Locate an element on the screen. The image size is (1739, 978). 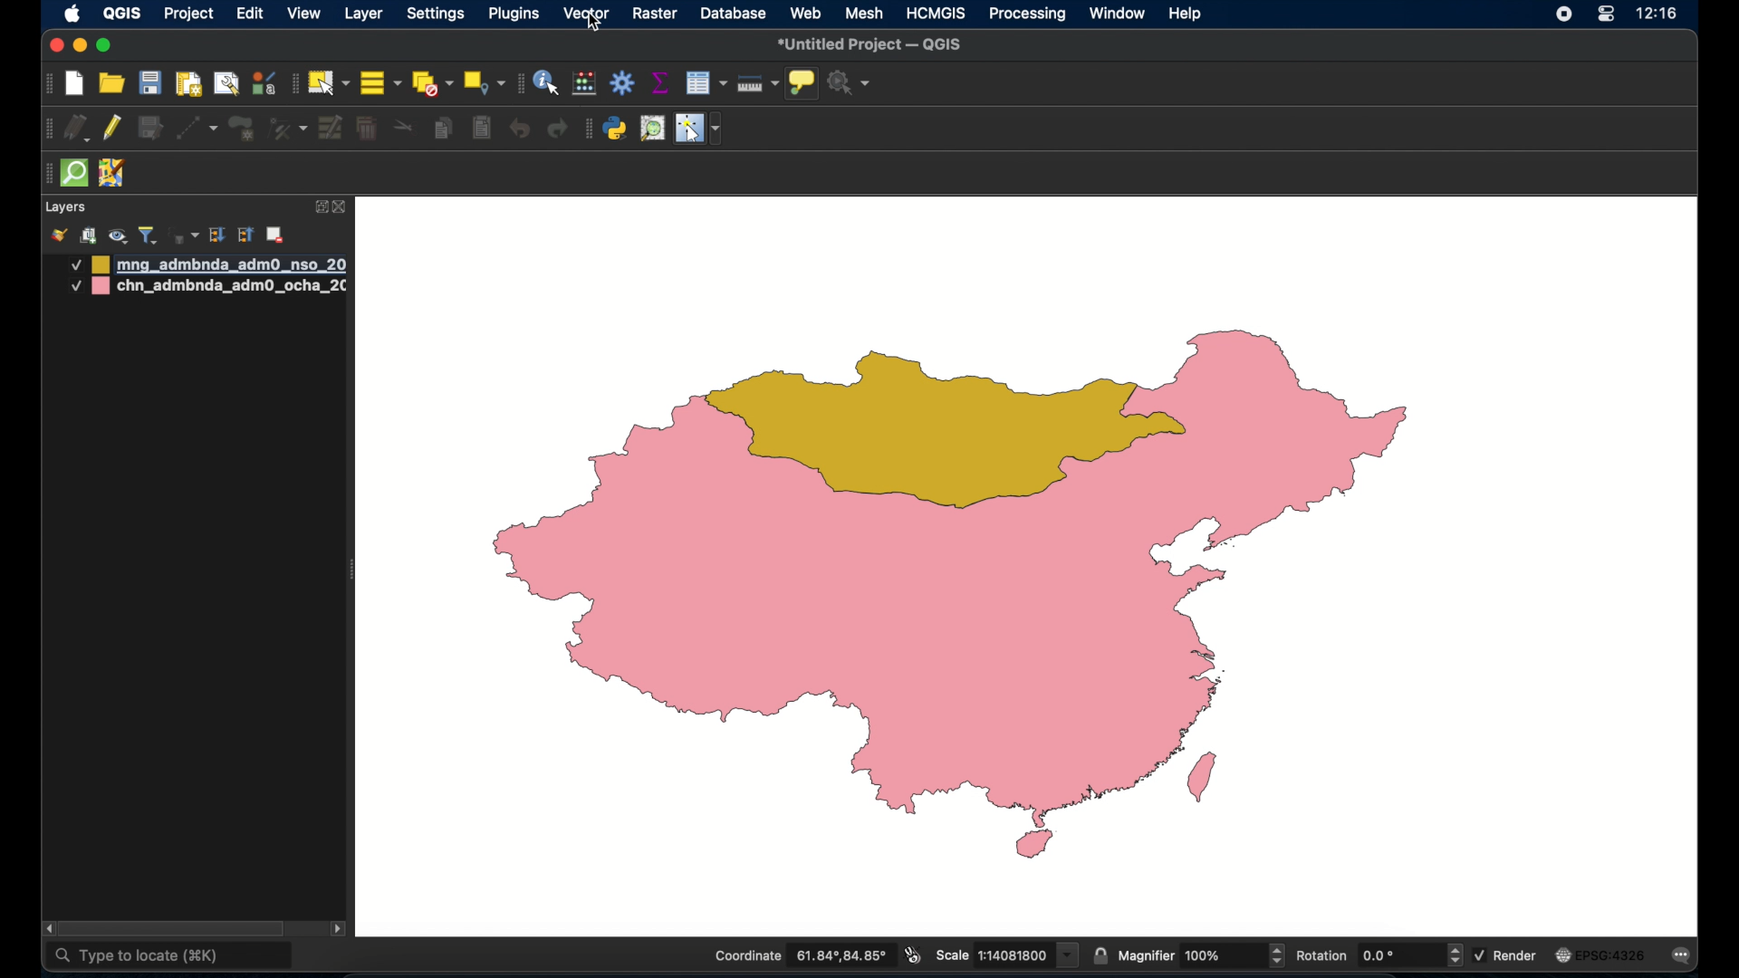
project toolbar is located at coordinates (45, 84).